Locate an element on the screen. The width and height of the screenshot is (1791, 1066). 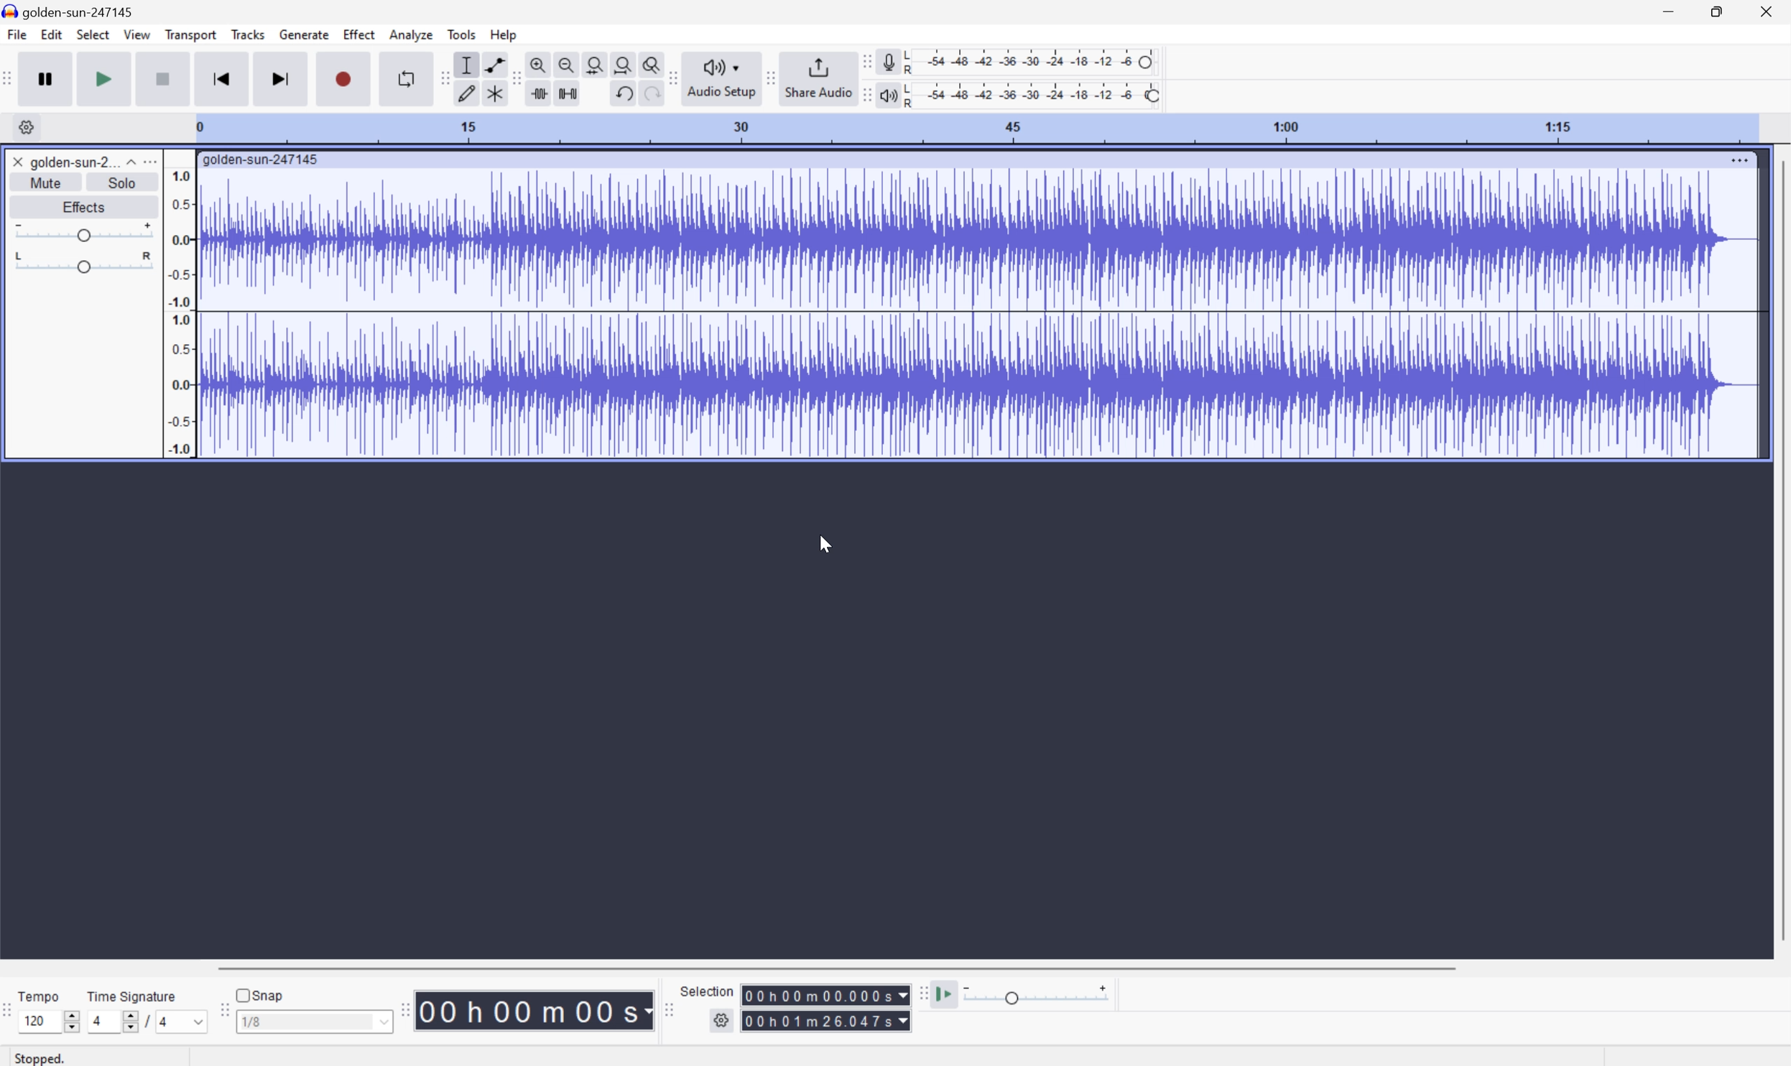
More is located at coordinates (149, 161).